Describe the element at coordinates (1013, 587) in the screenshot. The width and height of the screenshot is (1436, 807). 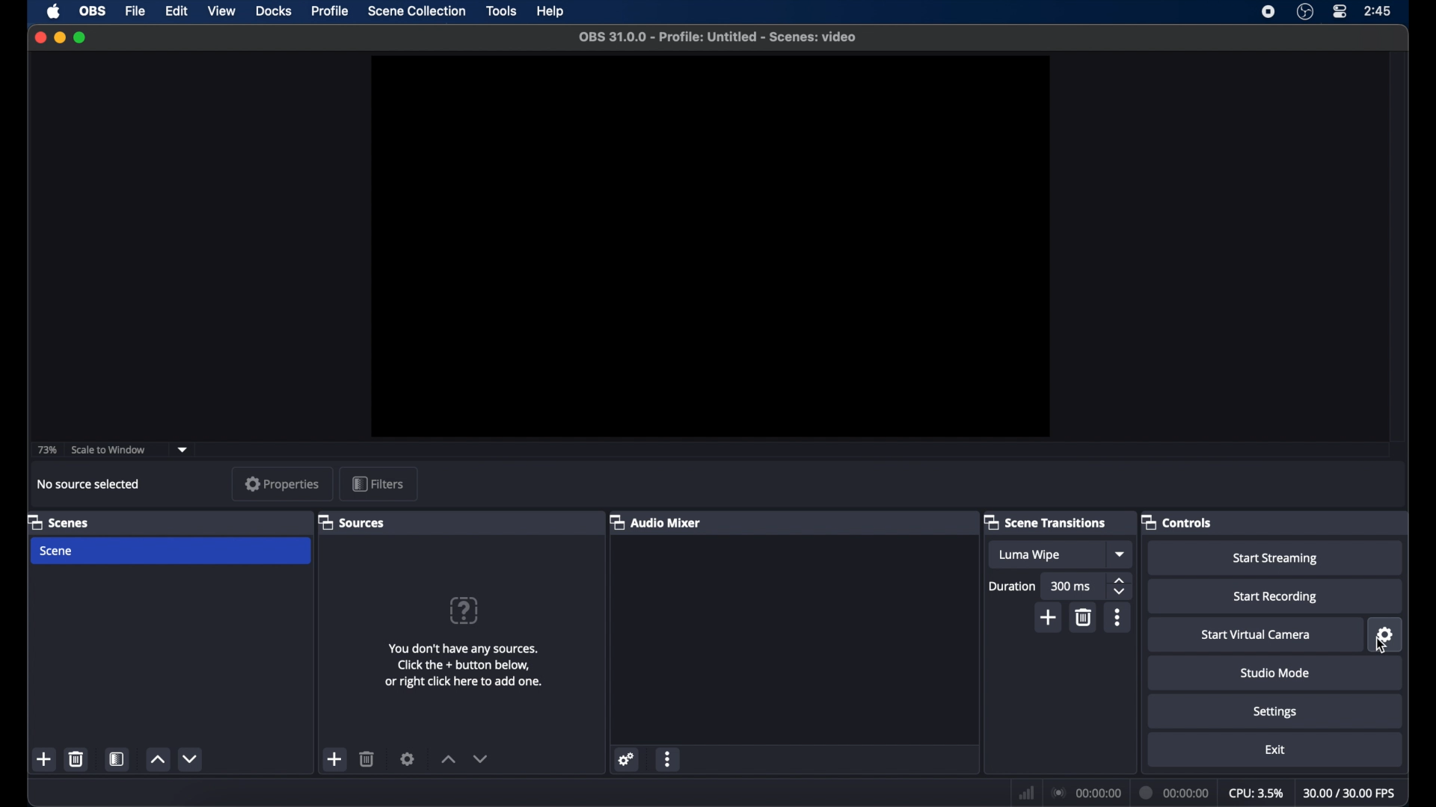
I see `duration` at that location.